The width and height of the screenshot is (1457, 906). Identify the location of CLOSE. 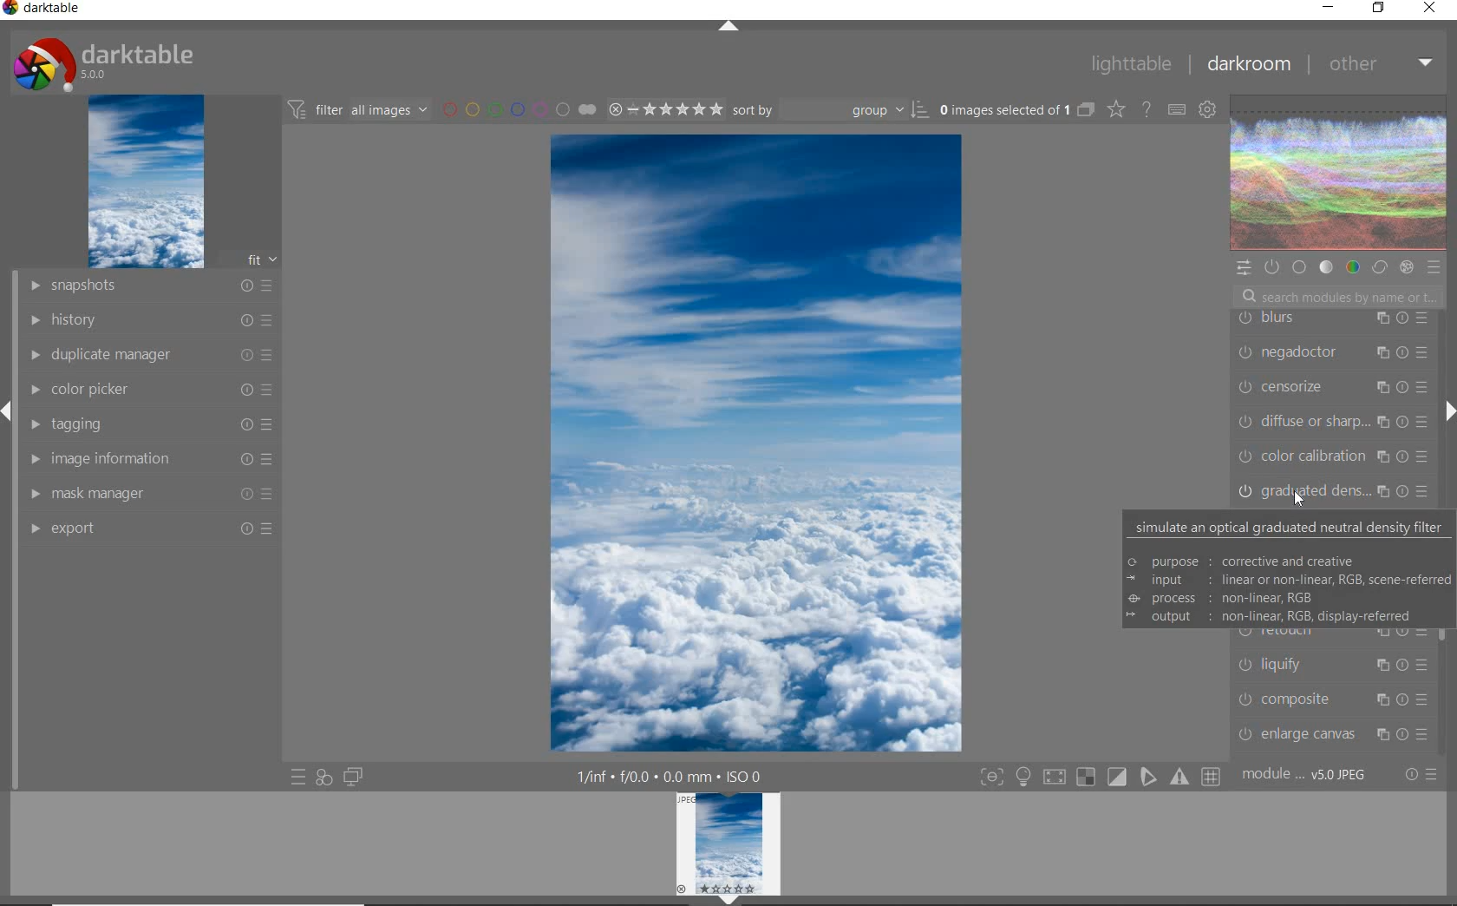
(1430, 9).